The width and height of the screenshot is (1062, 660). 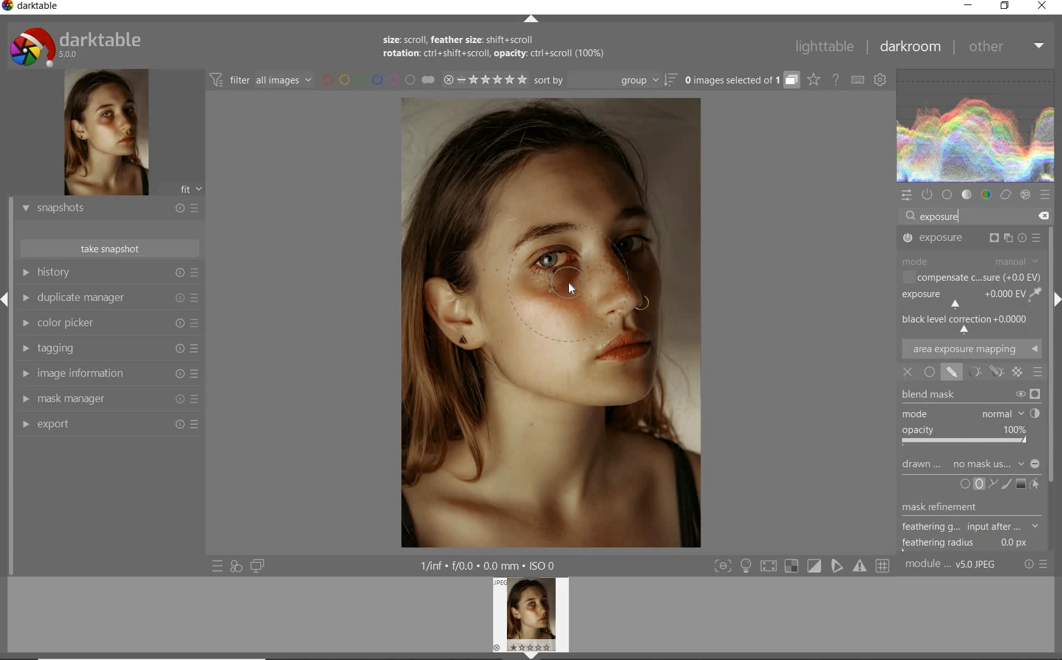 I want to click on ADD CIRCLE, ELLIPSE, OR PATH, so click(x=978, y=484).